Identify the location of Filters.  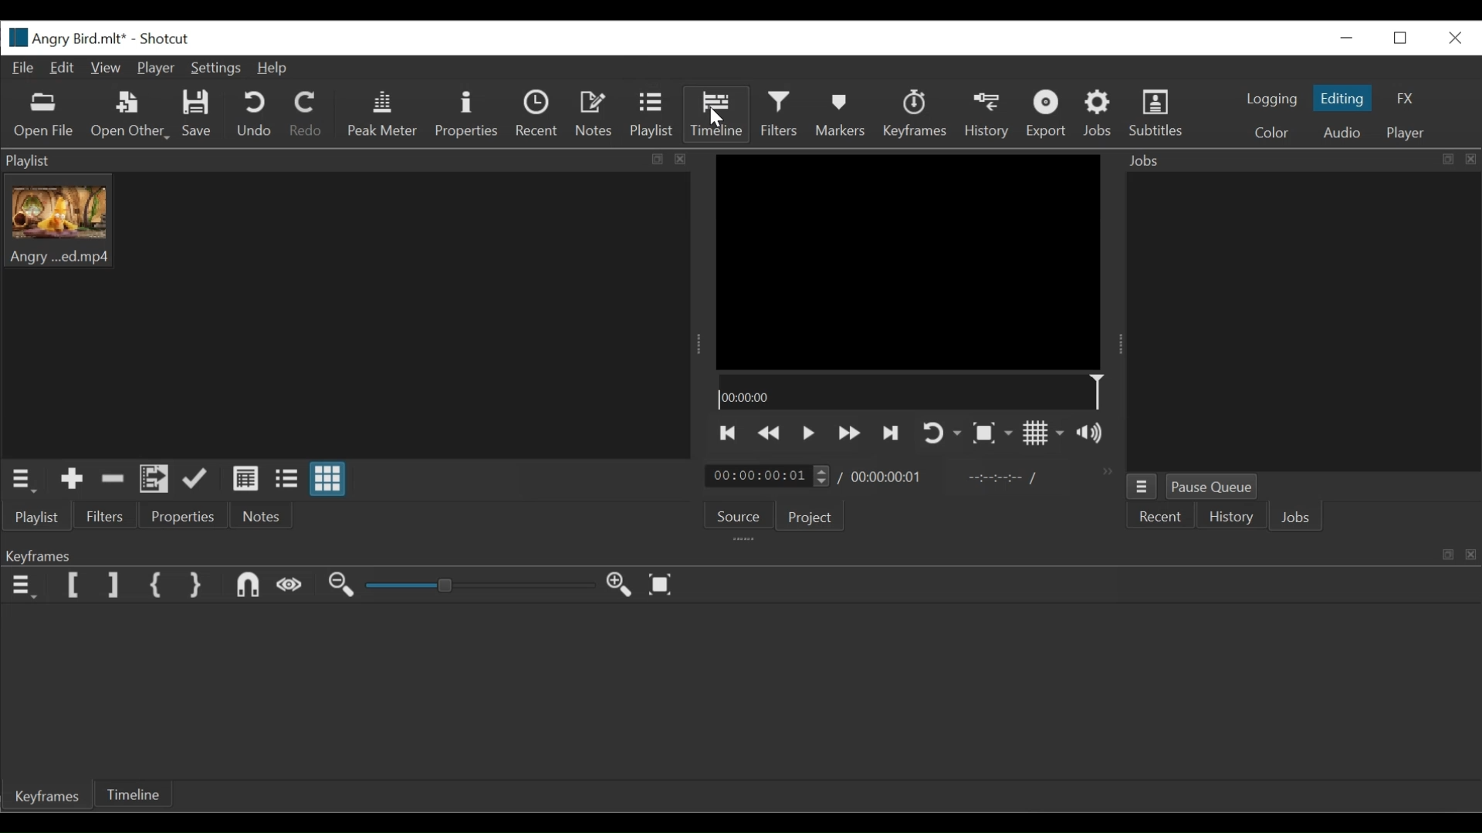
(103, 516).